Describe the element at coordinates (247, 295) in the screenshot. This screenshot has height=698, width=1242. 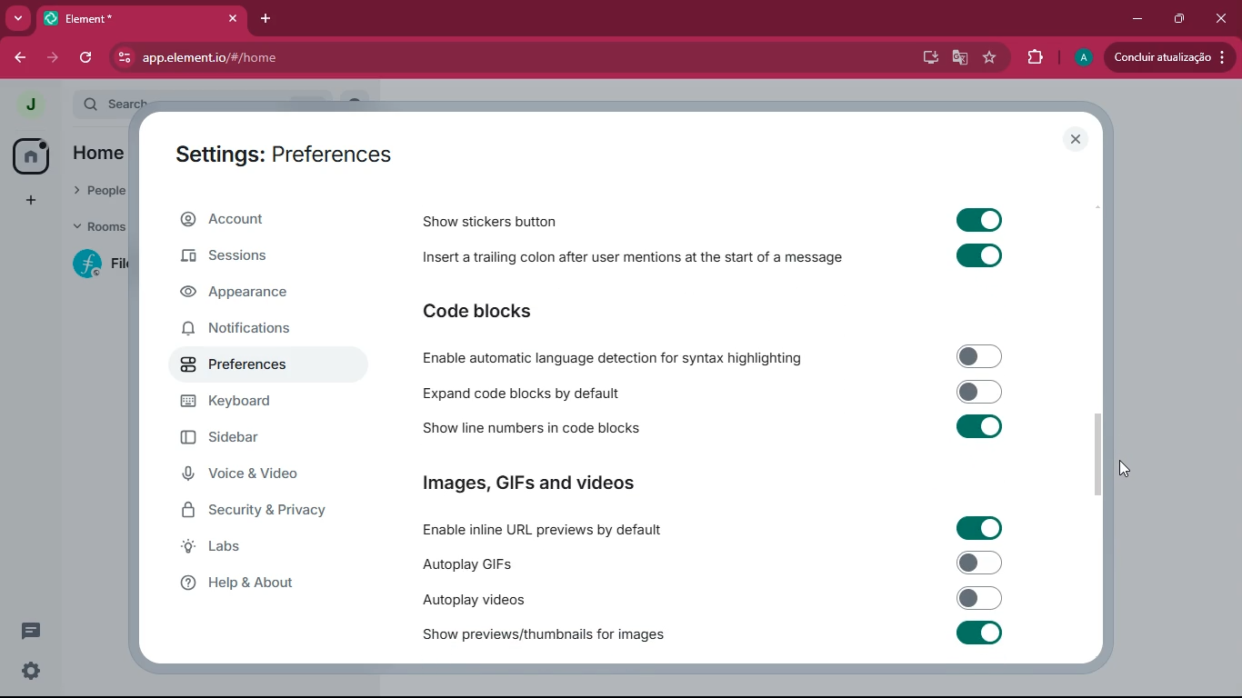
I see `appearance` at that location.